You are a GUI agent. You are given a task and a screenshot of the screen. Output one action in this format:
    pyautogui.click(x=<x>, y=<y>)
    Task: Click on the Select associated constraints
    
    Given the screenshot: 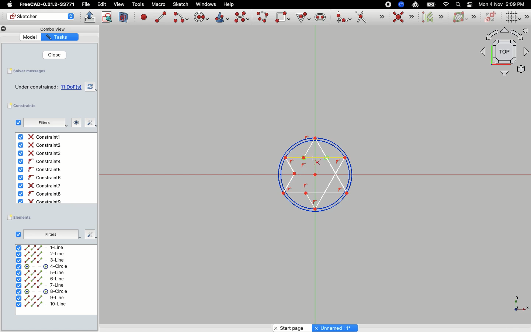 What is the action you would take?
    pyautogui.click(x=431, y=17)
    